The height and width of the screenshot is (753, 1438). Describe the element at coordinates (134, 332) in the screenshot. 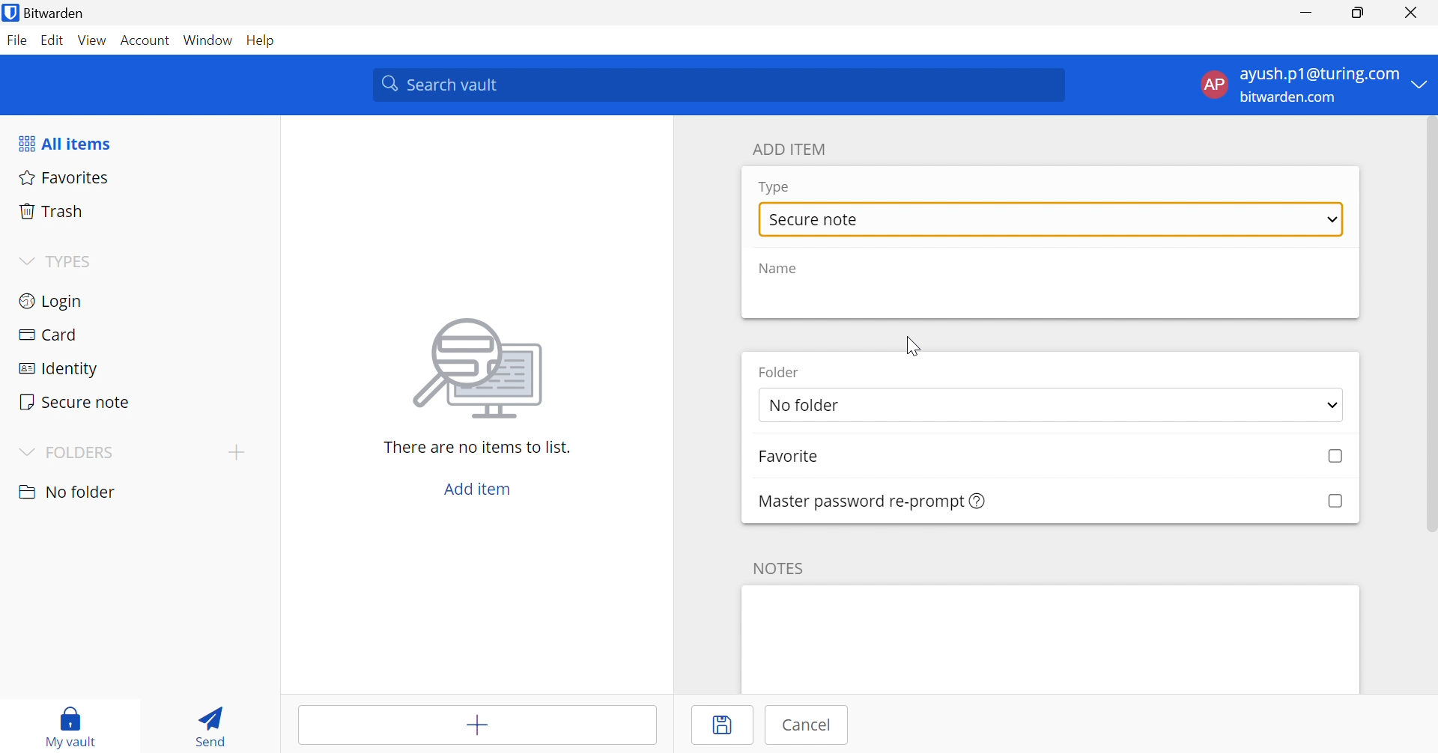

I see `Card` at that location.